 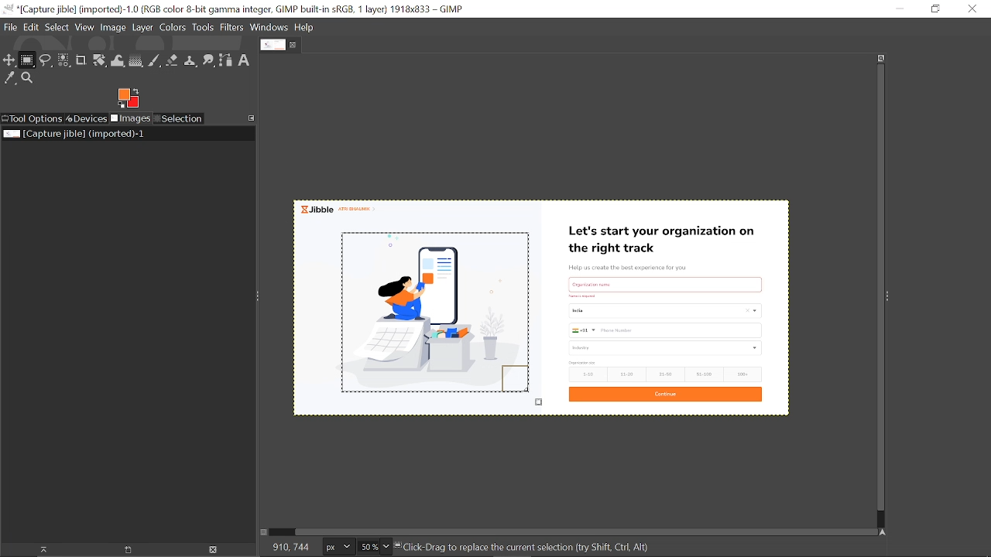 What do you see at coordinates (173, 61) in the screenshot?
I see `Eraser` at bounding box center [173, 61].